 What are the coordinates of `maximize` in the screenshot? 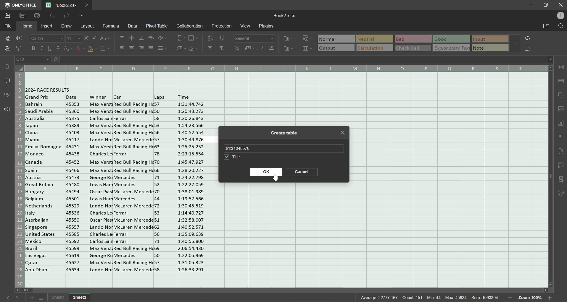 It's located at (547, 4).